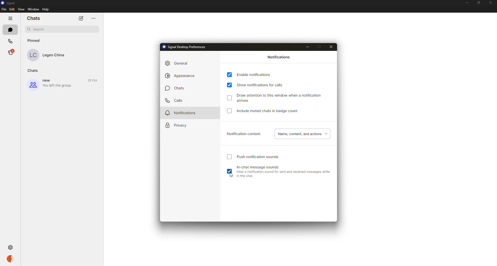 The height and width of the screenshot is (266, 497). I want to click on restore, so click(478, 3).